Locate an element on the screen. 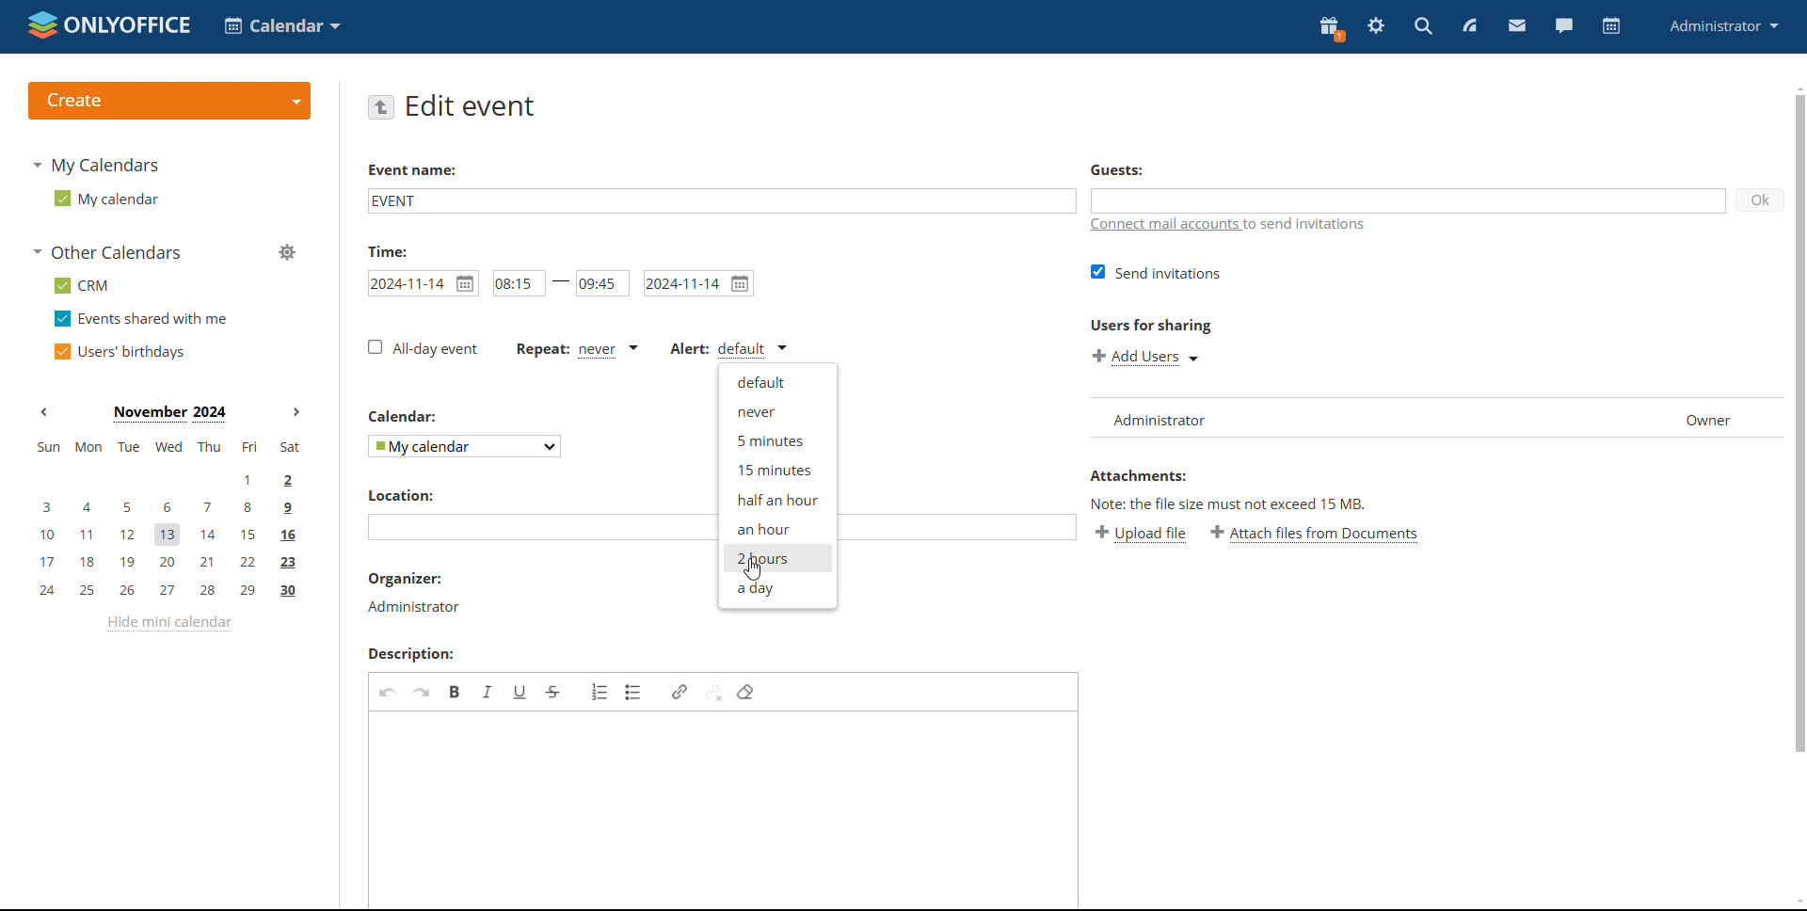 The image size is (1807, 911). scrollbar is located at coordinates (1799, 424).